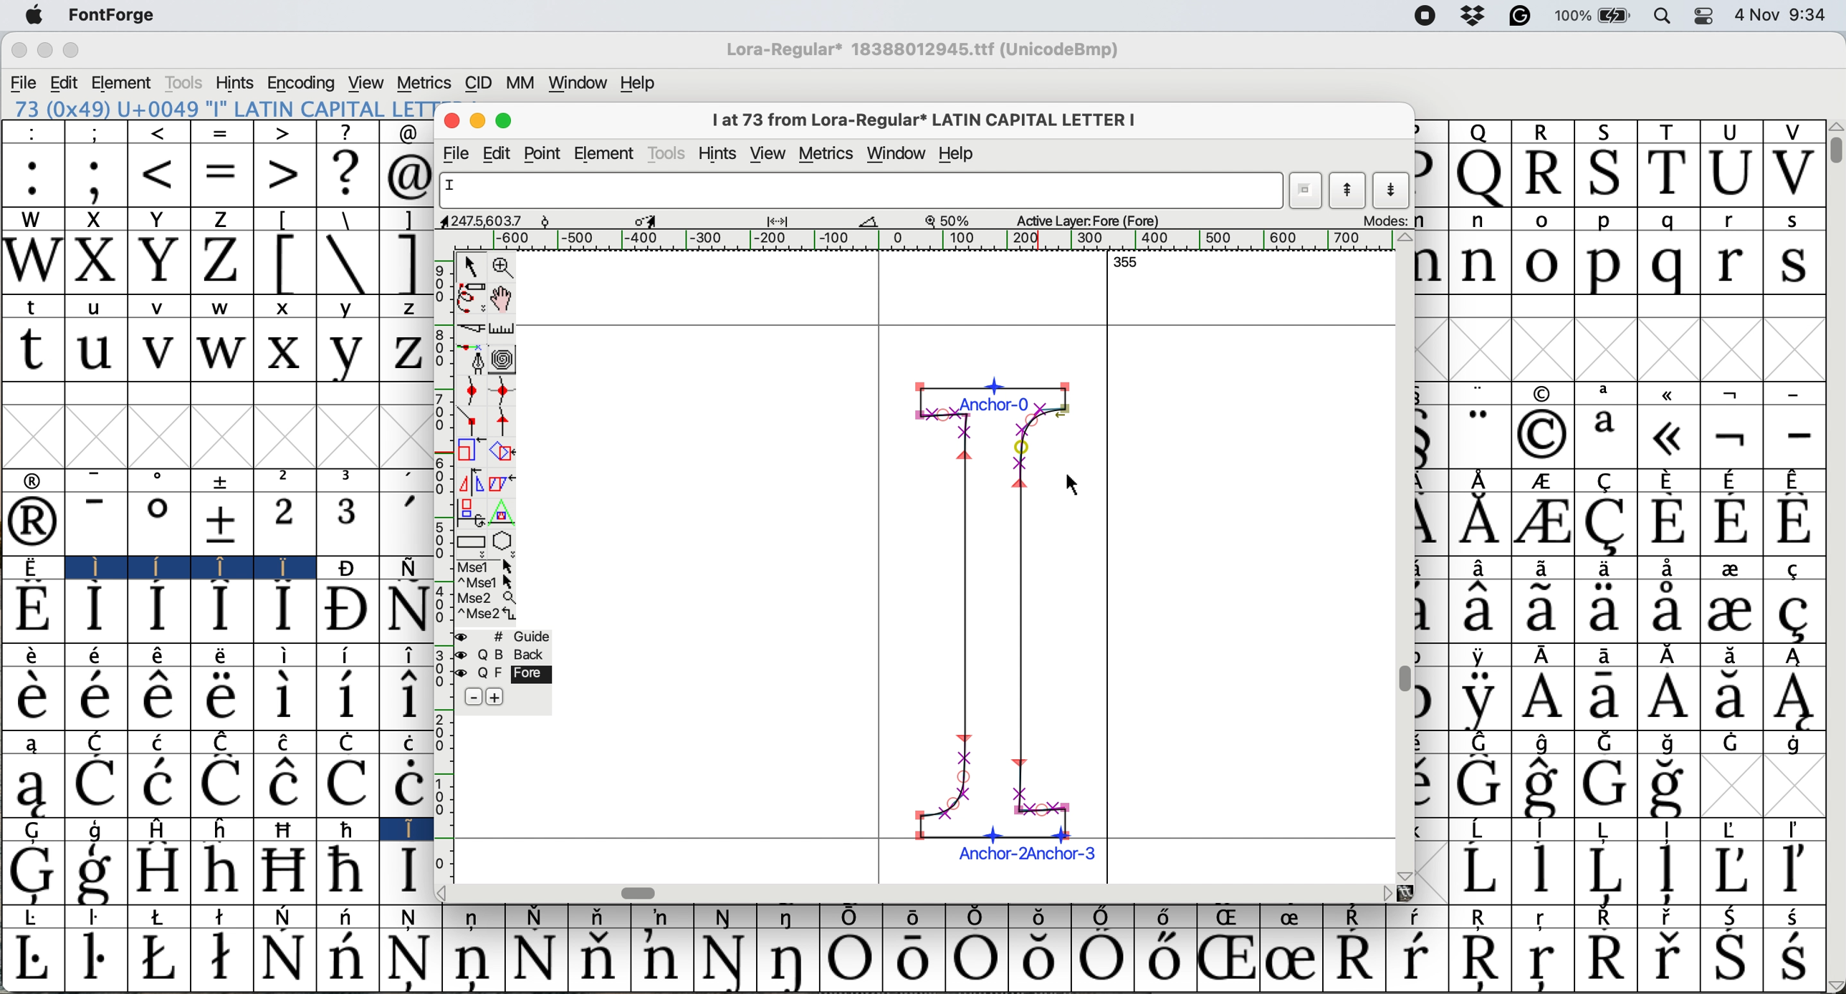 Image resolution: width=1846 pixels, height=994 pixels. What do you see at coordinates (515, 654) in the screenshot?
I see `back` at bounding box center [515, 654].